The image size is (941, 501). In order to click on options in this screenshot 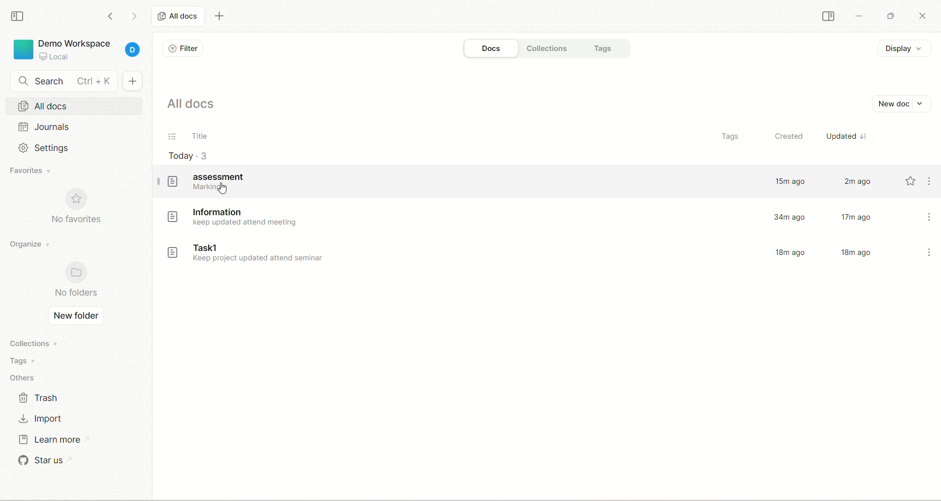, I will do `click(932, 182)`.